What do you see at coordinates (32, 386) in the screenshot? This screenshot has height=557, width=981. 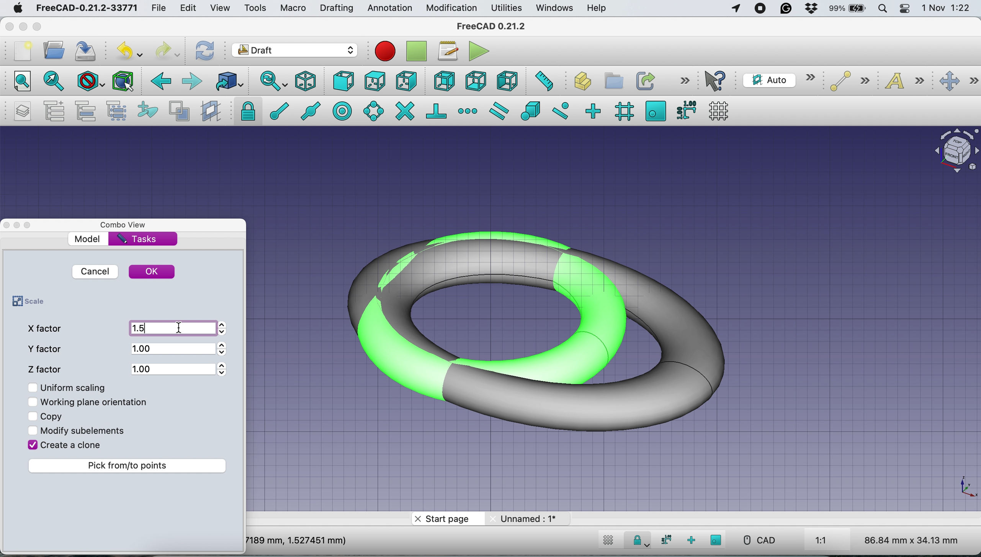 I see `Checkbox` at bounding box center [32, 386].